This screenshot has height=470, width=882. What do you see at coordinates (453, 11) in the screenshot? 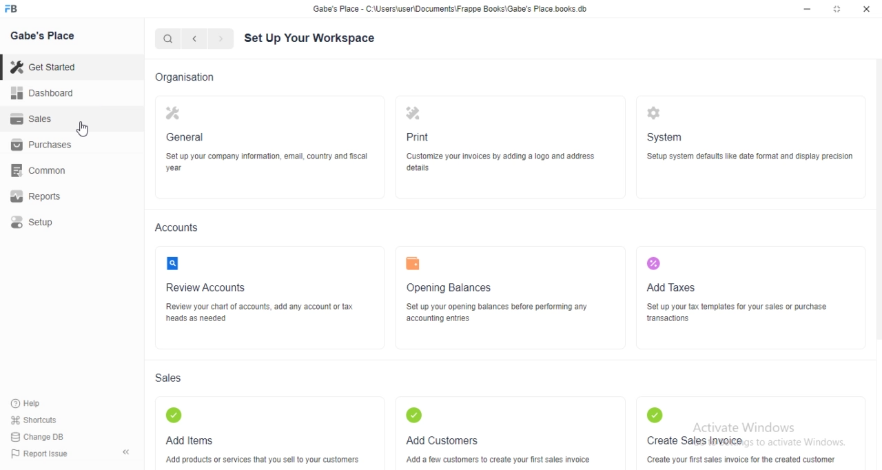
I see `Gabe's Place - C \Wsers\usenDocuments\Frappe Books\Gabe's Place books db` at bounding box center [453, 11].